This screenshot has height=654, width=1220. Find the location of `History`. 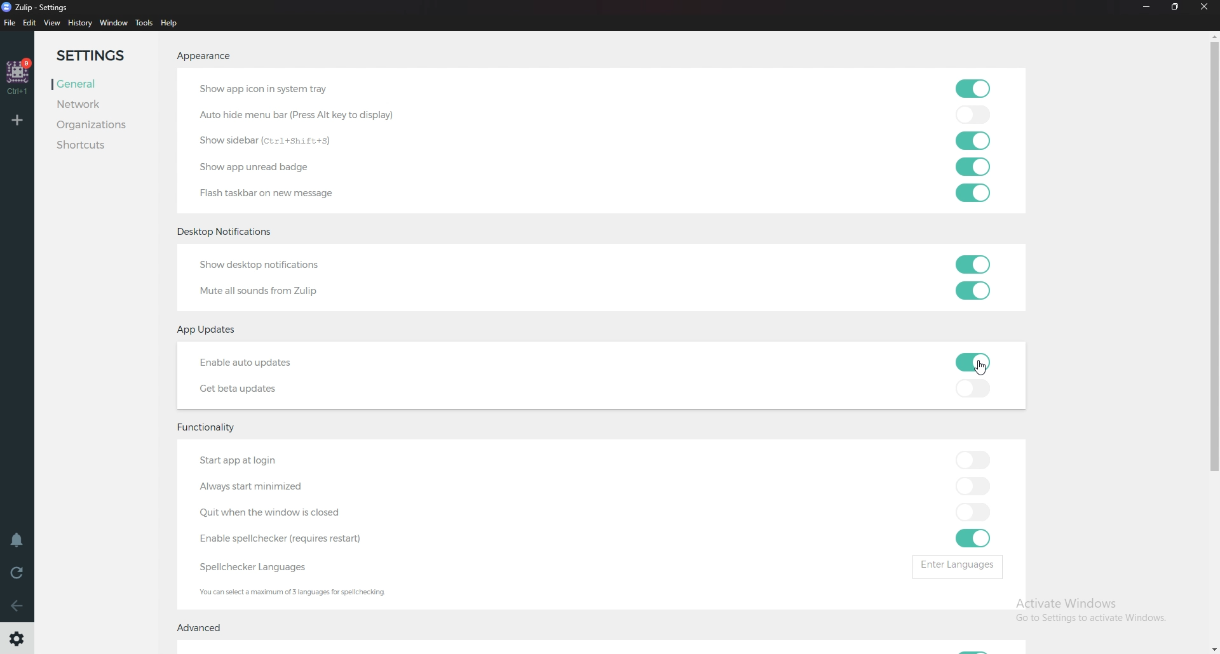

History is located at coordinates (80, 24).